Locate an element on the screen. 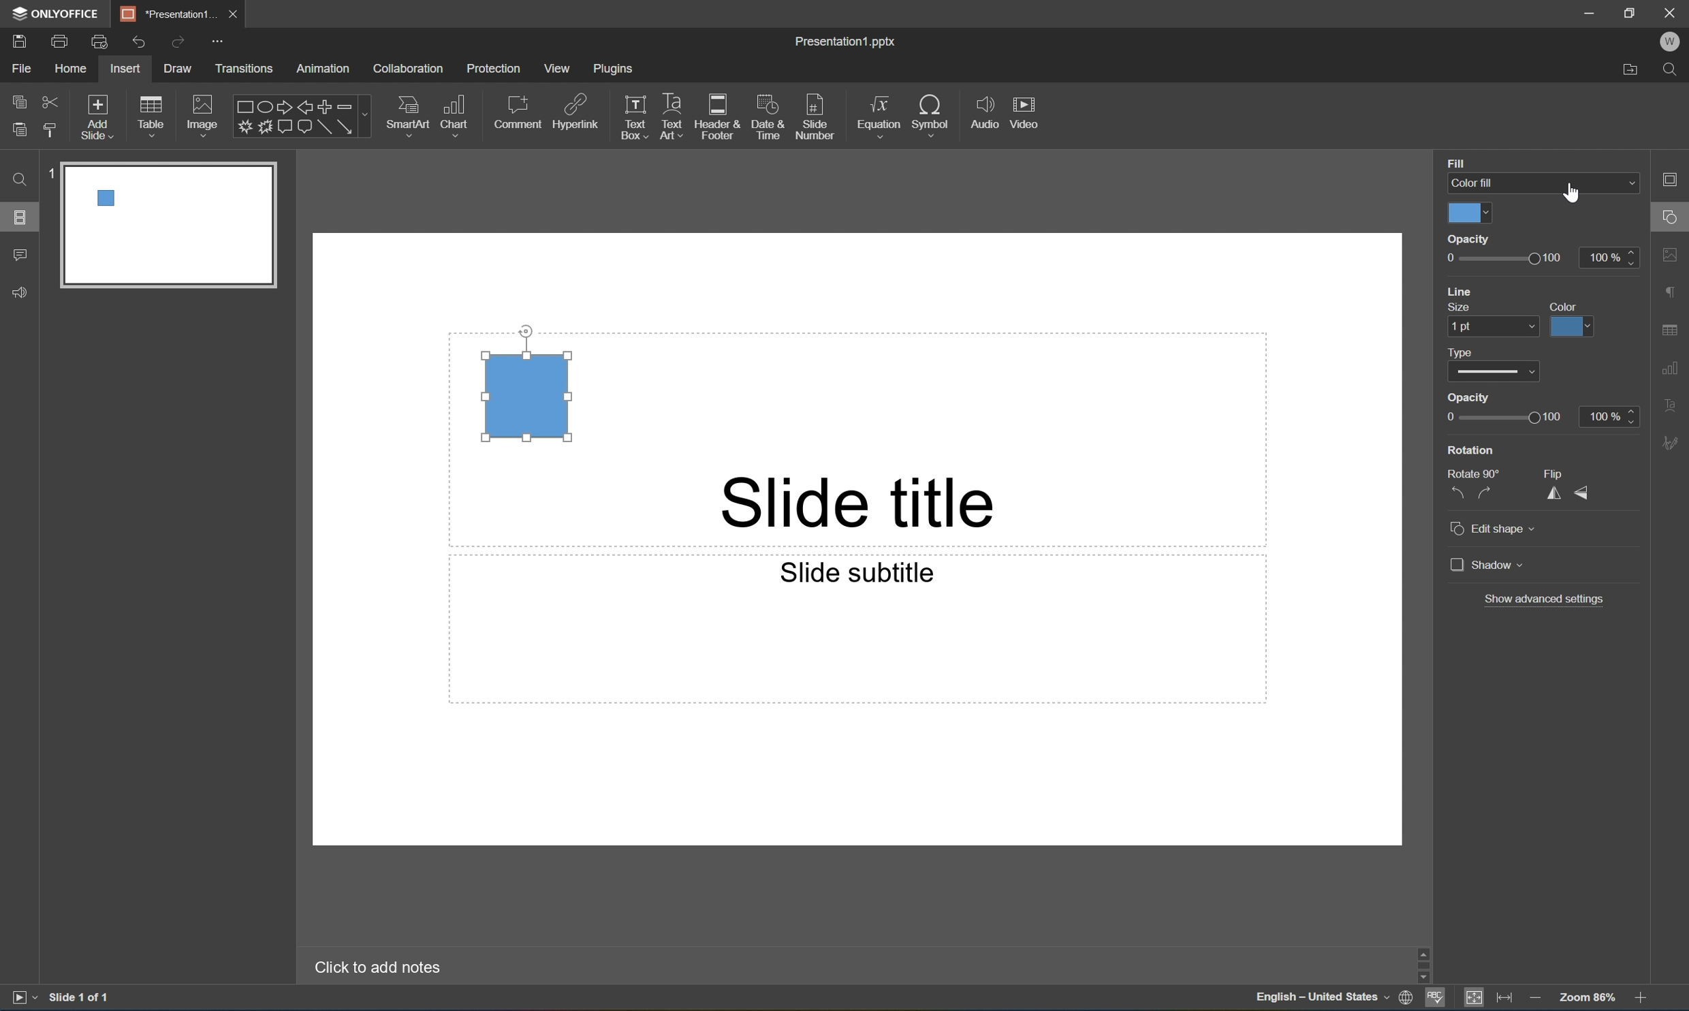 The image size is (1689, 1011). Start slideshow is located at coordinates (23, 997).